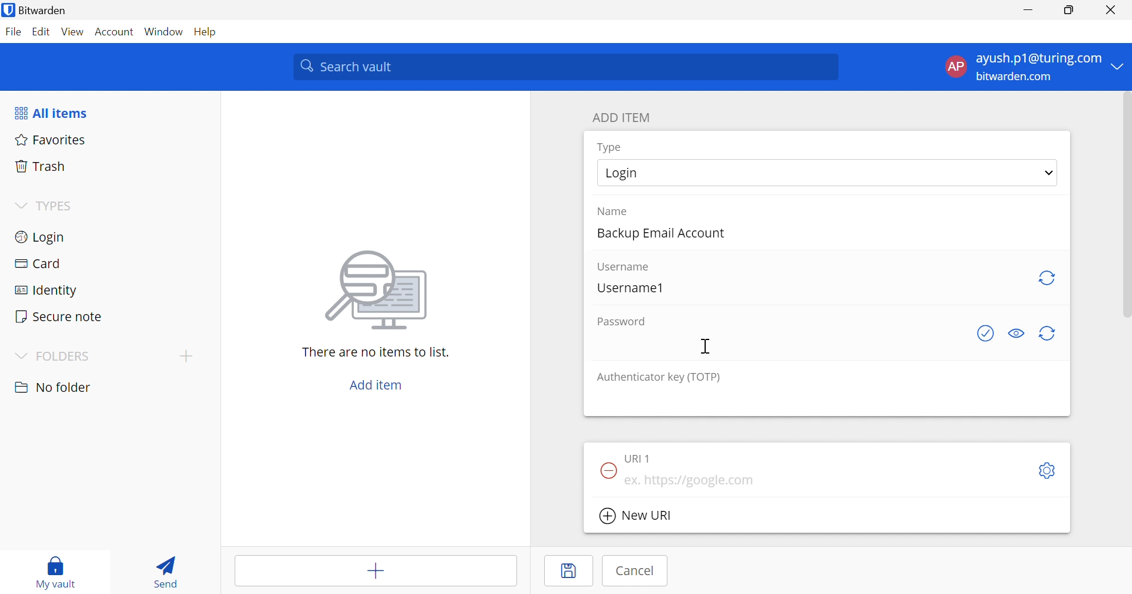  I want to click on Login, so click(621, 173).